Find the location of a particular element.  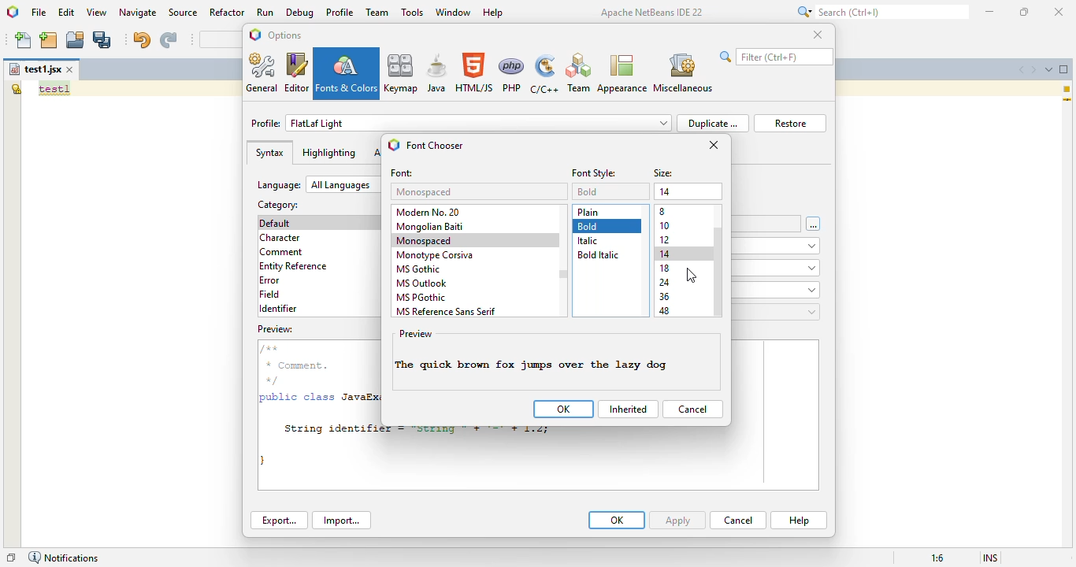

text is located at coordinates (54, 89).